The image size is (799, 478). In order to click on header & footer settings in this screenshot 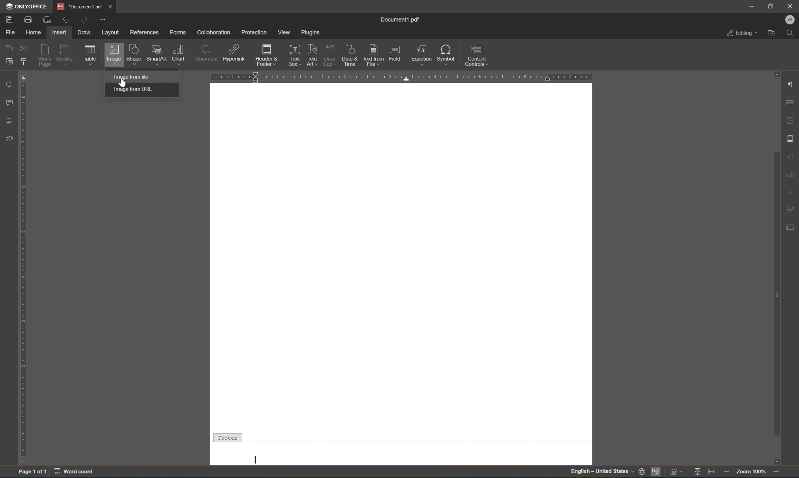, I will do `click(792, 138)`.